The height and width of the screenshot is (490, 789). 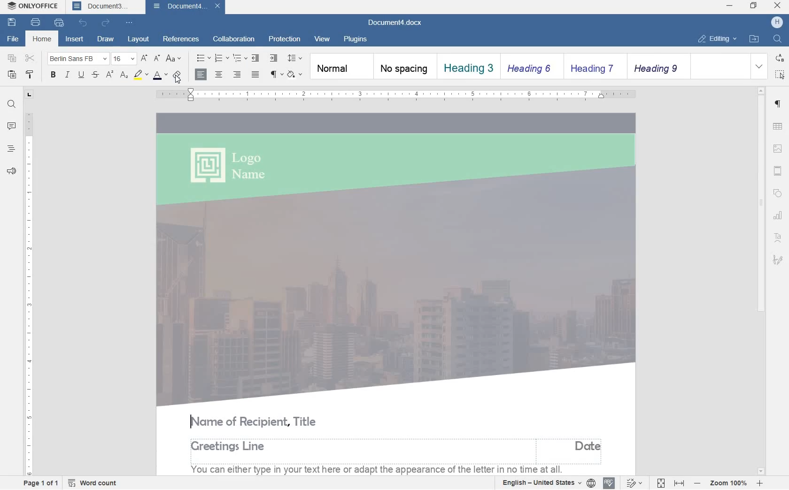 What do you see at coordinates (759, 67) in the screenshot?
I see `expanding` at bounding box center [759, 67].